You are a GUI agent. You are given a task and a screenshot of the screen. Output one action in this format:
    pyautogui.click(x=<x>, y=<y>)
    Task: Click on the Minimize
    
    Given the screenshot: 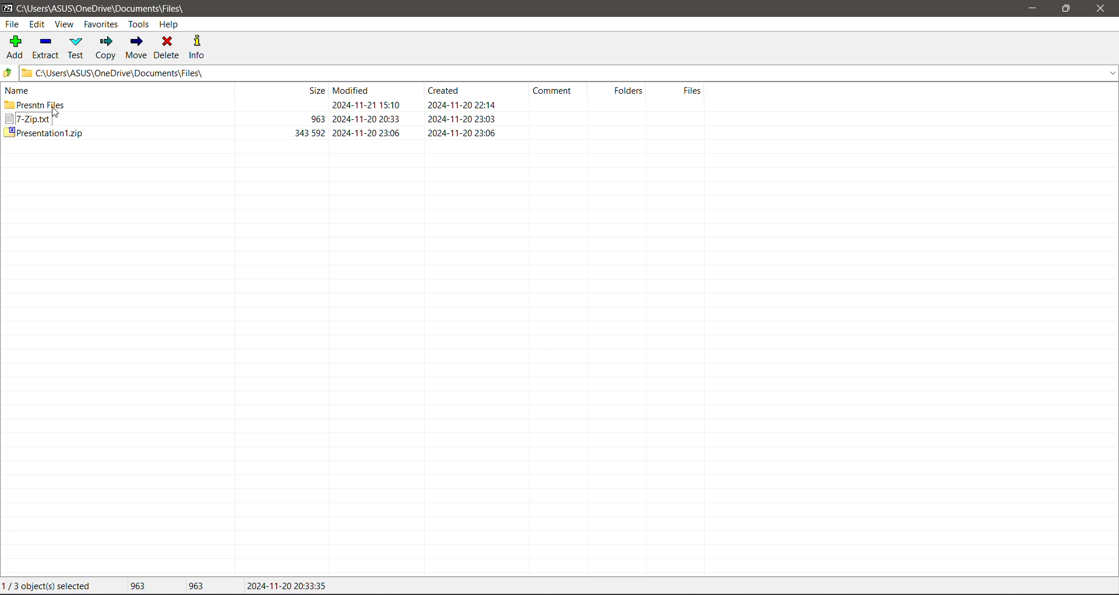 What is the action you would take?
    pyautogui.click(x=1031, y=8)
    